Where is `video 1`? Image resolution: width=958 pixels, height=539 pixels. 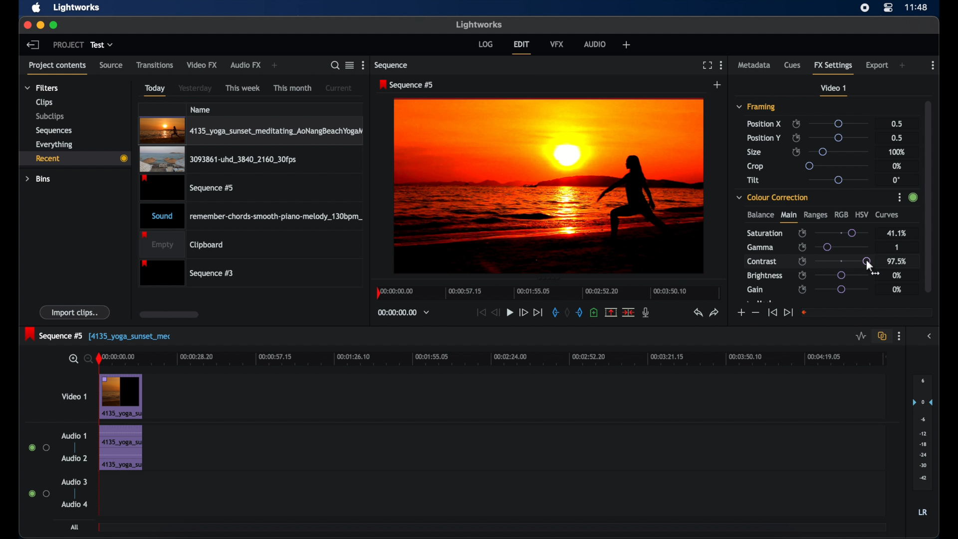
video 1 is located at coordinates (834, 90).